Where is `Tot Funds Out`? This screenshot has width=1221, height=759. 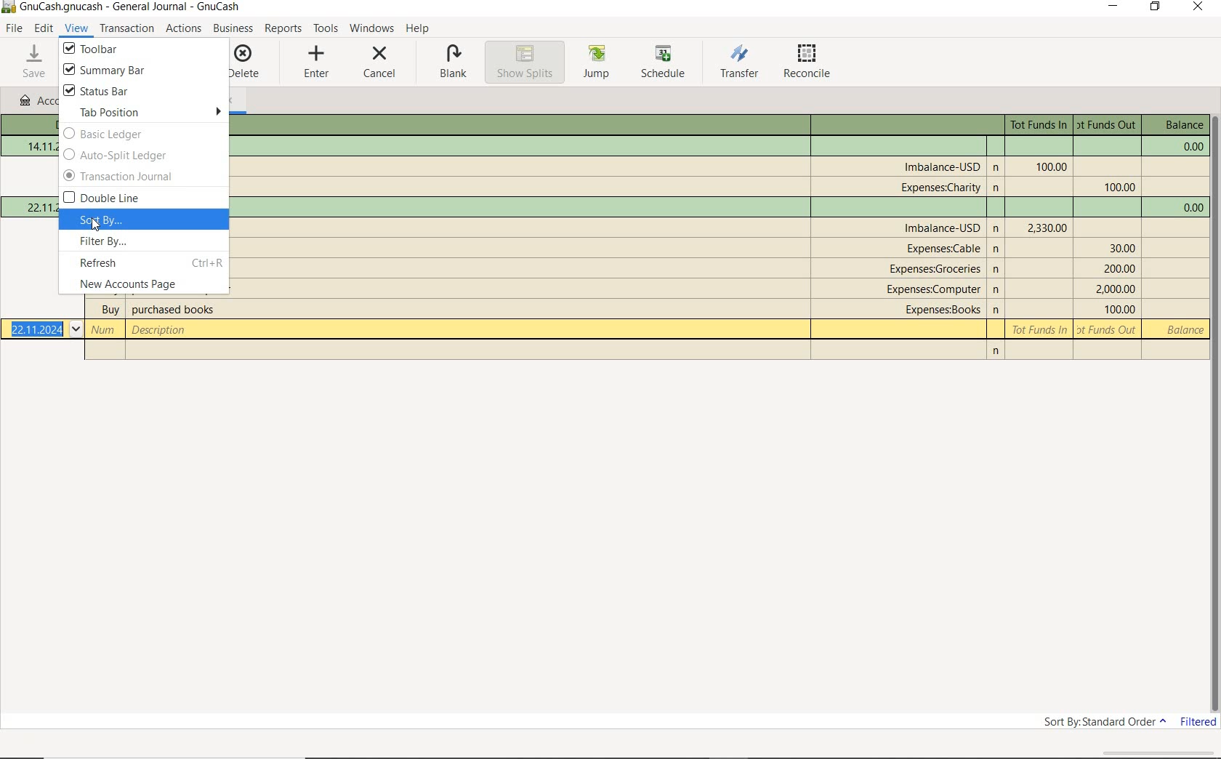 Tot Funds Out is located at coordinates (1108, 329).